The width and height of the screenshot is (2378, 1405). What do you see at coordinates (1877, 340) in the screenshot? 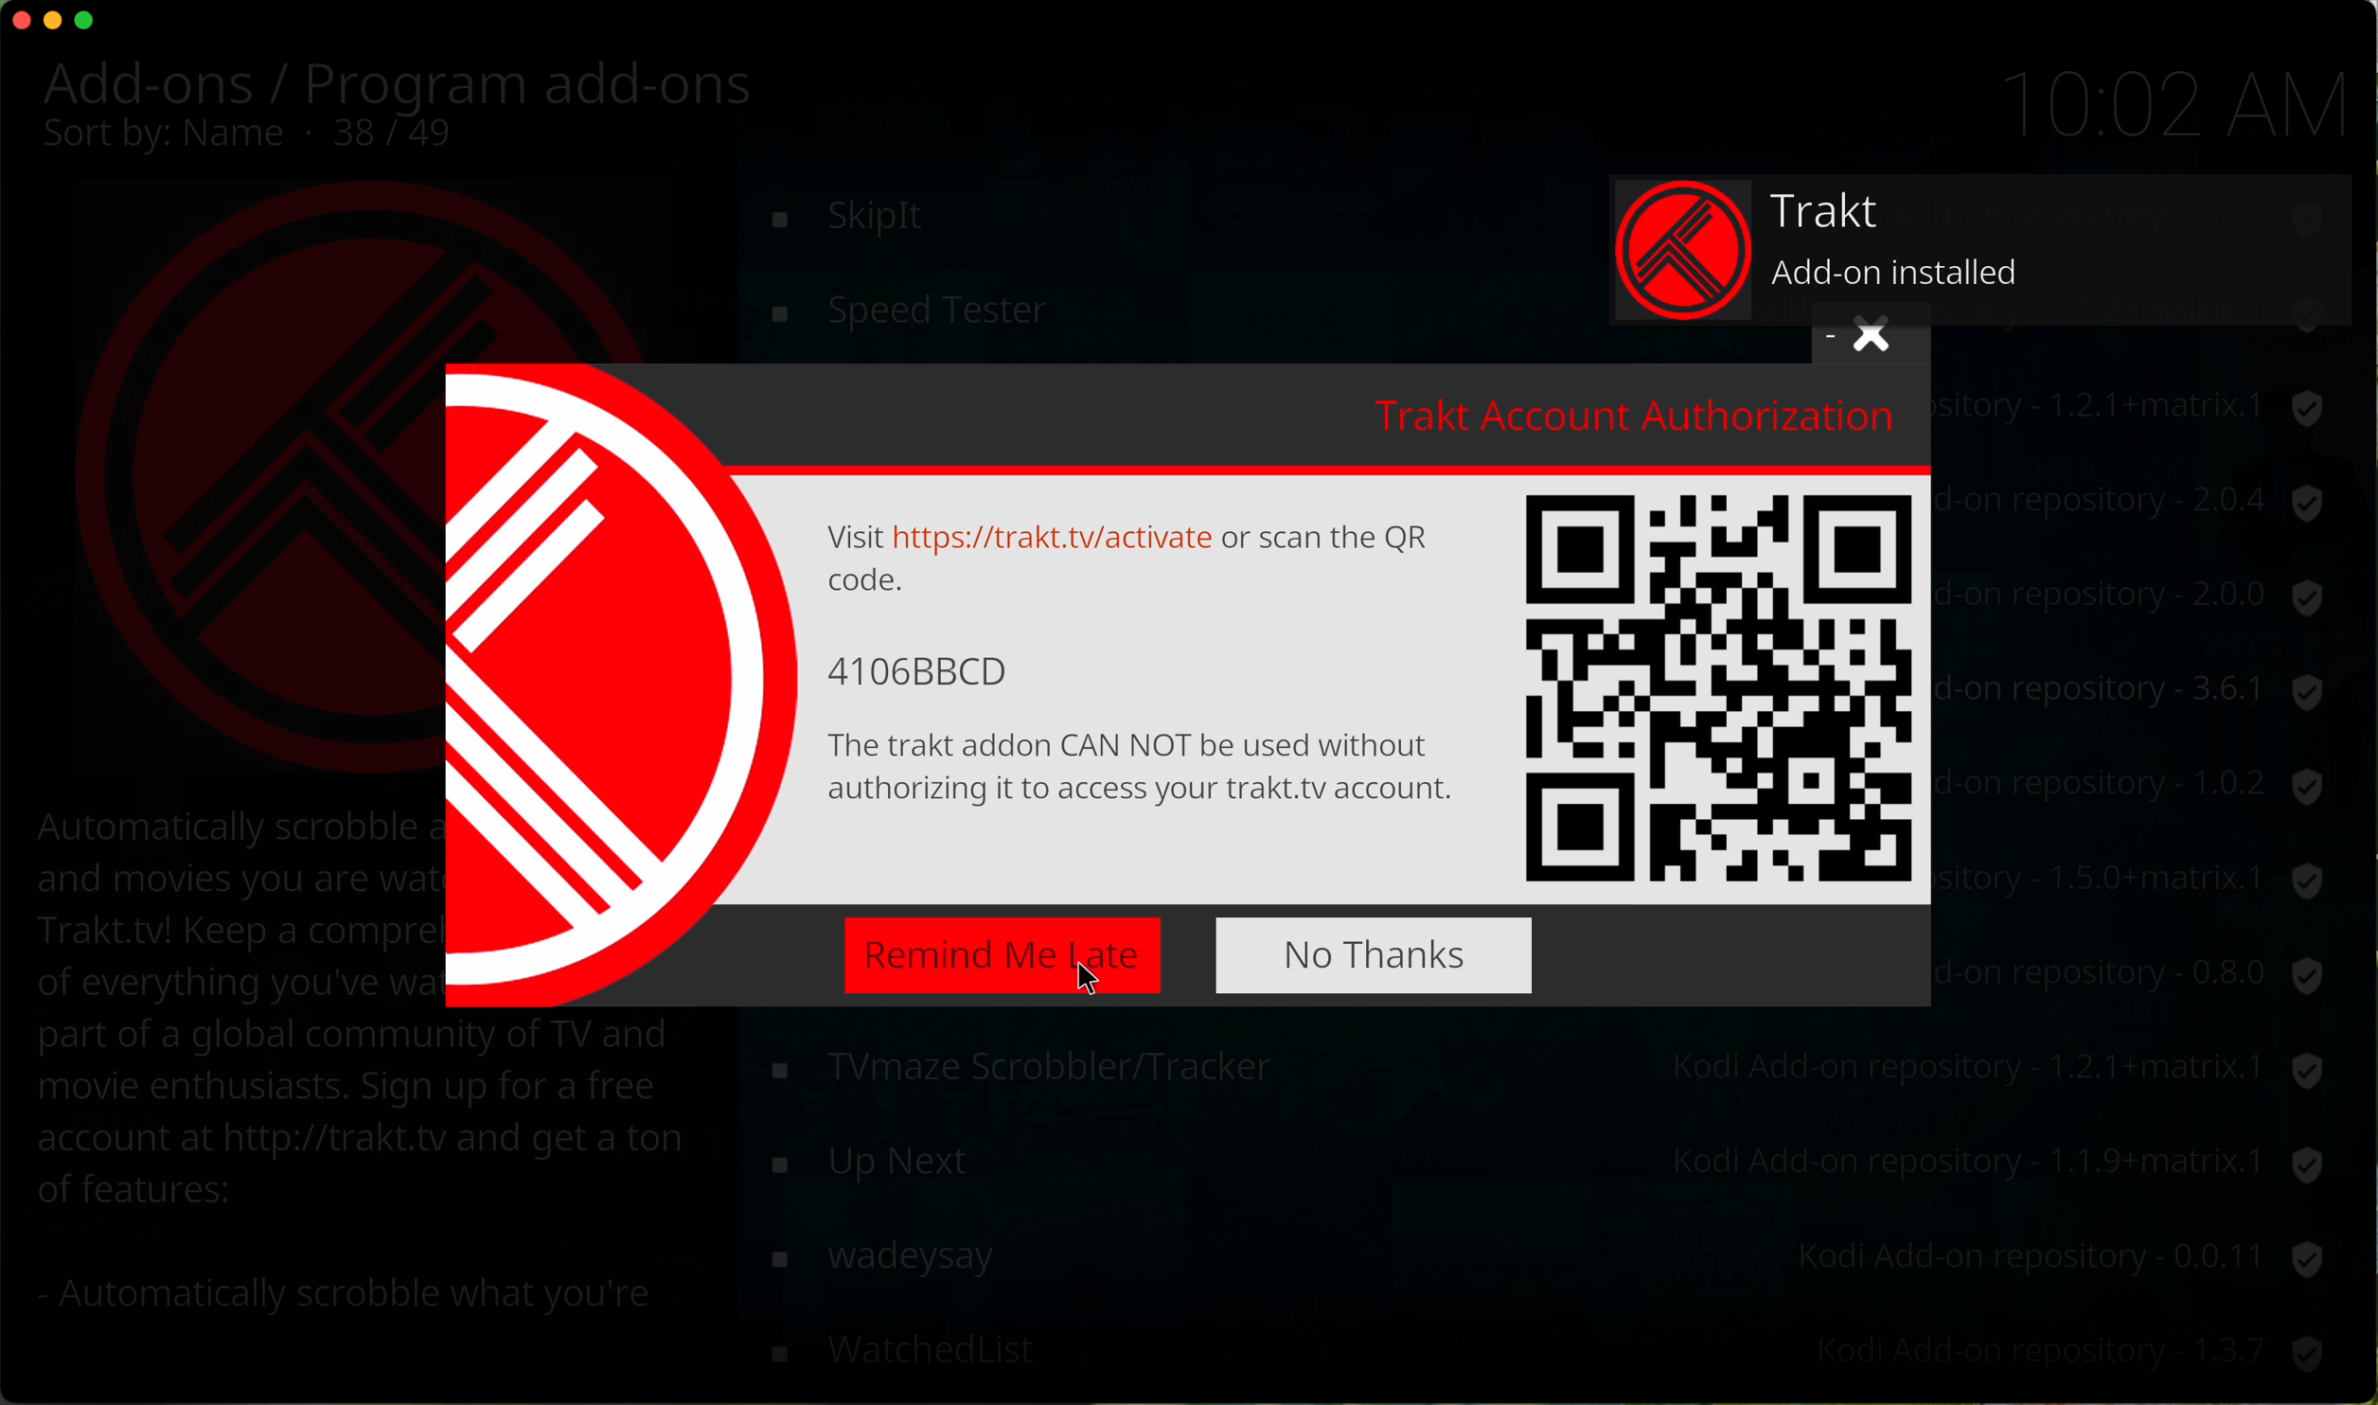
I see `close window` at bounding box center [1877, 340].